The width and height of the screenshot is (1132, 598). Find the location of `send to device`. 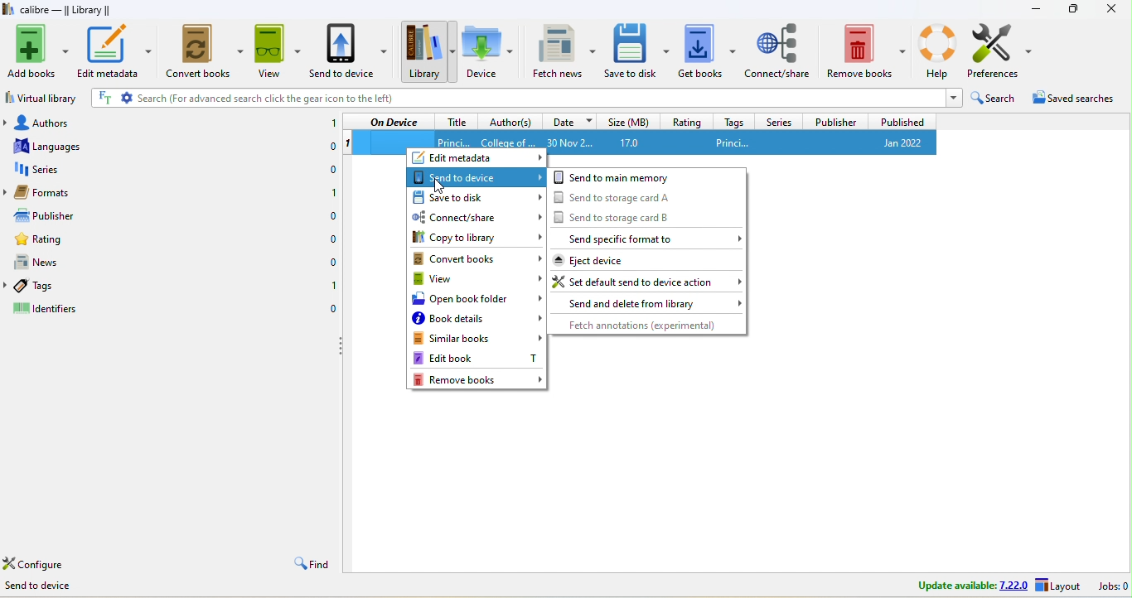

send to device is located at coordinates (477, 176).